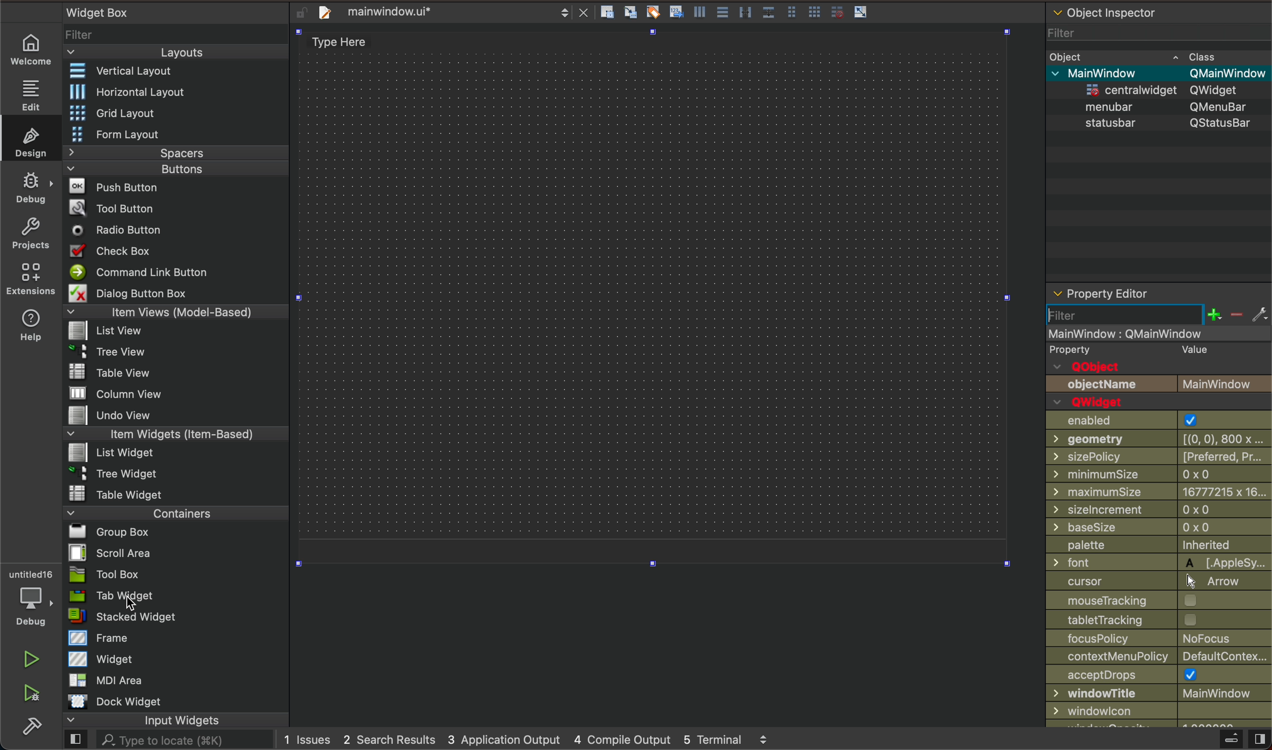 The height and width of the screenshot is (750, 1272). What do you see at coordinates (105, 416) in the screenshot?
I see `Undo View` at bounding box center [105, 416].